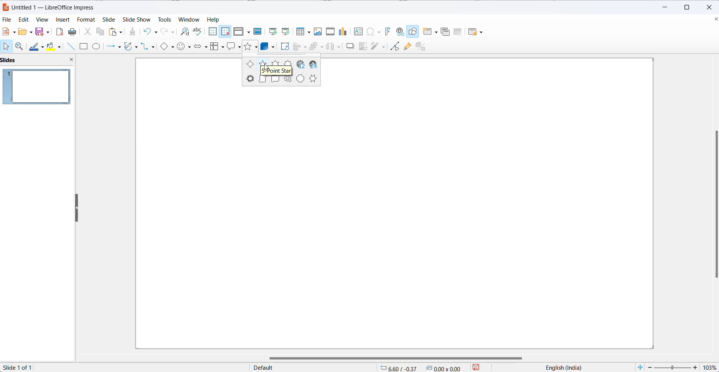 This screenshot has height=372, width=719. I want to click on slide, so click(111, 19).